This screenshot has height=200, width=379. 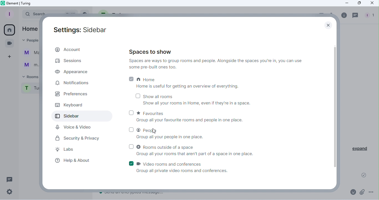 I want to click on People, so click(x=30, y=41).